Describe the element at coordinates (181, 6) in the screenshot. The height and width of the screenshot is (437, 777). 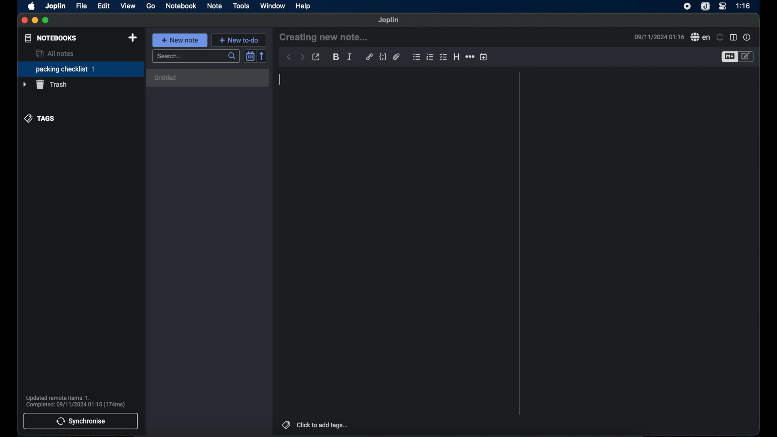
I see `notebook` at that location.